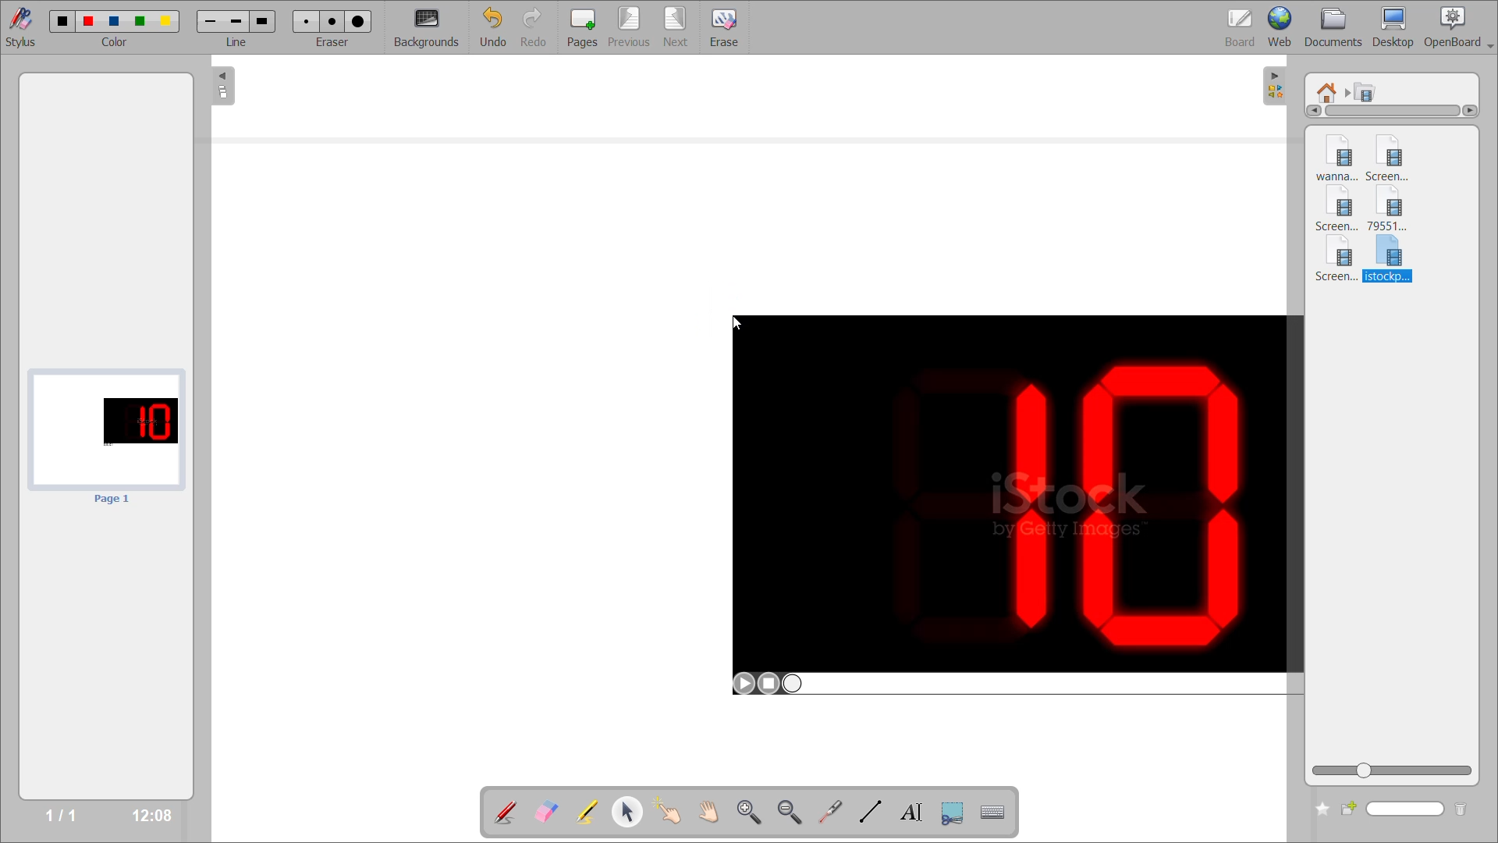 The height and width of the screenshot is (843, 1498). What do you see at coordinates (1339, 210) in the screenshot?
I see `video 3` at bounding box center [1339, 210].